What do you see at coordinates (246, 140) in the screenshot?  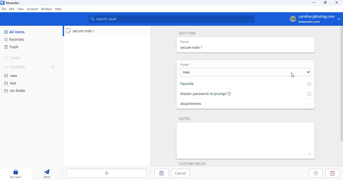 I see `notes` at bounding box center [246, 140].